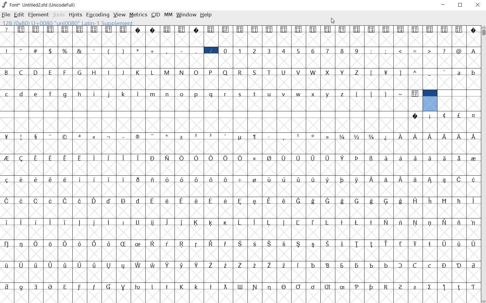 This screenshot has width=486, height=303. I want to click on Symbol, so click(182, 29).